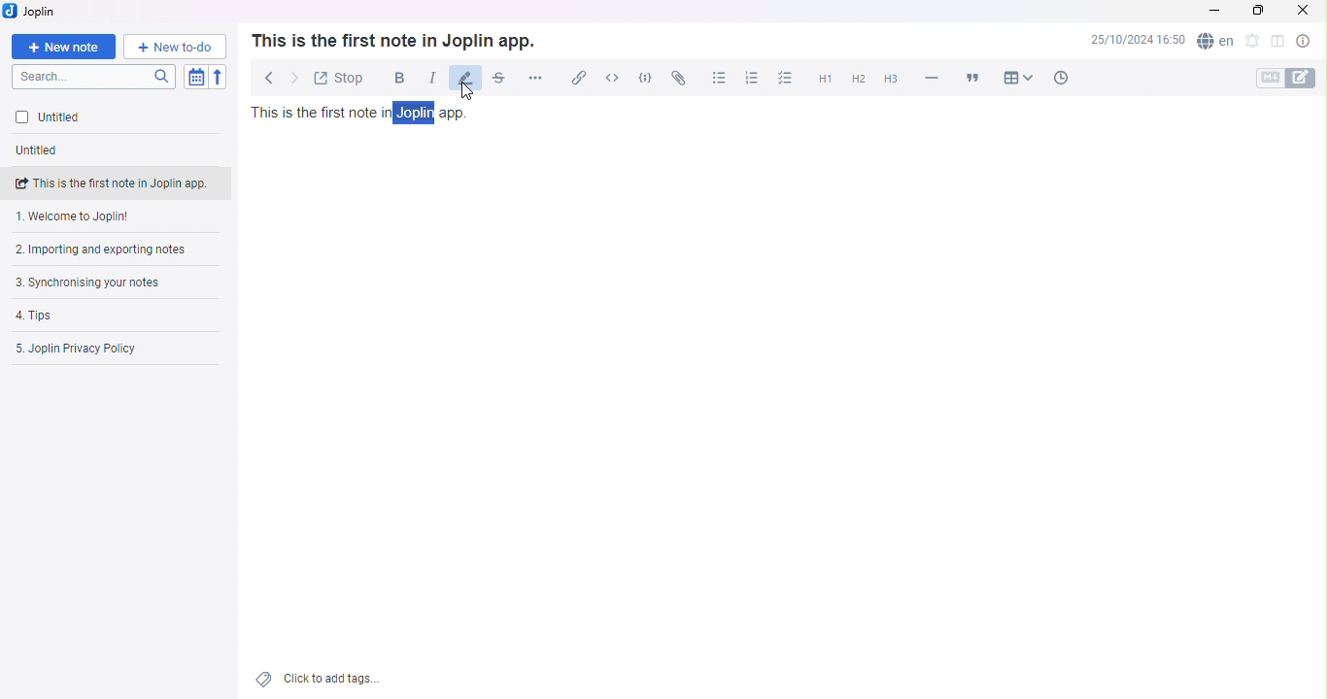 This screenshot has height=699, width=1327. What do you see at coordinates (322, 680) in the screenshot?
I see `Add tags` at bounding box center [322, 680].